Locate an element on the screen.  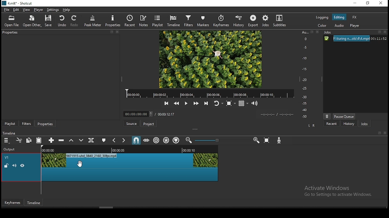
4.mlt - Shotcut is located at coordinates (18, 3).